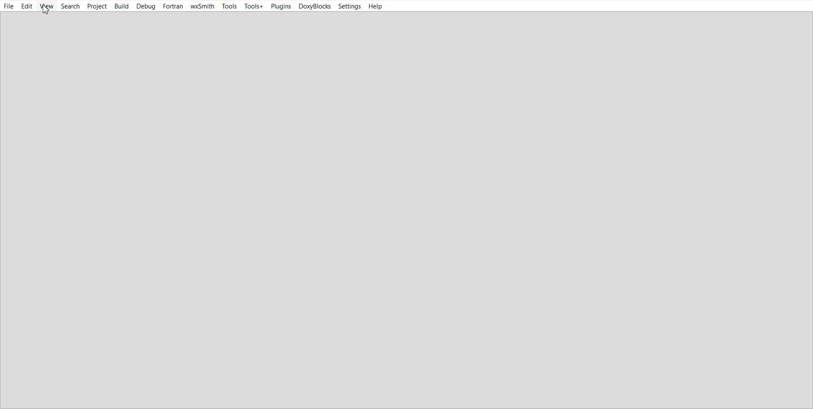 This screenshot has width=813, height=409. Describe the element at coordinates (97, 7) in the screenshot. I see `Project` at that location.